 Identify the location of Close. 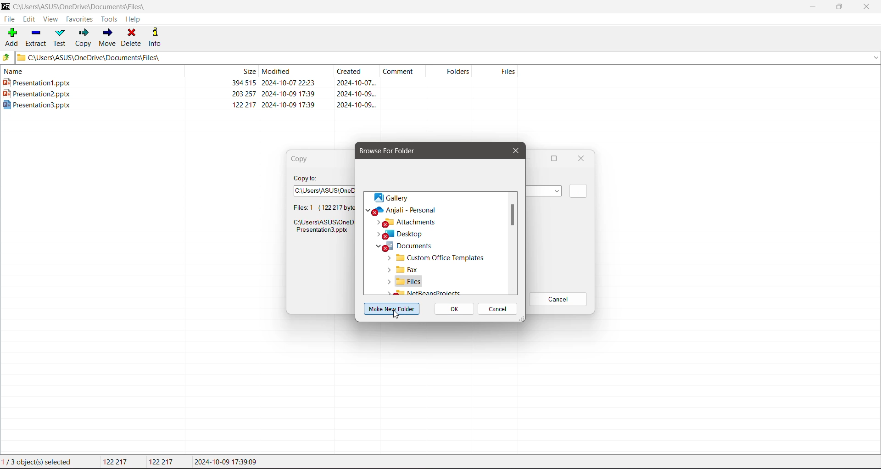
(581, 158).